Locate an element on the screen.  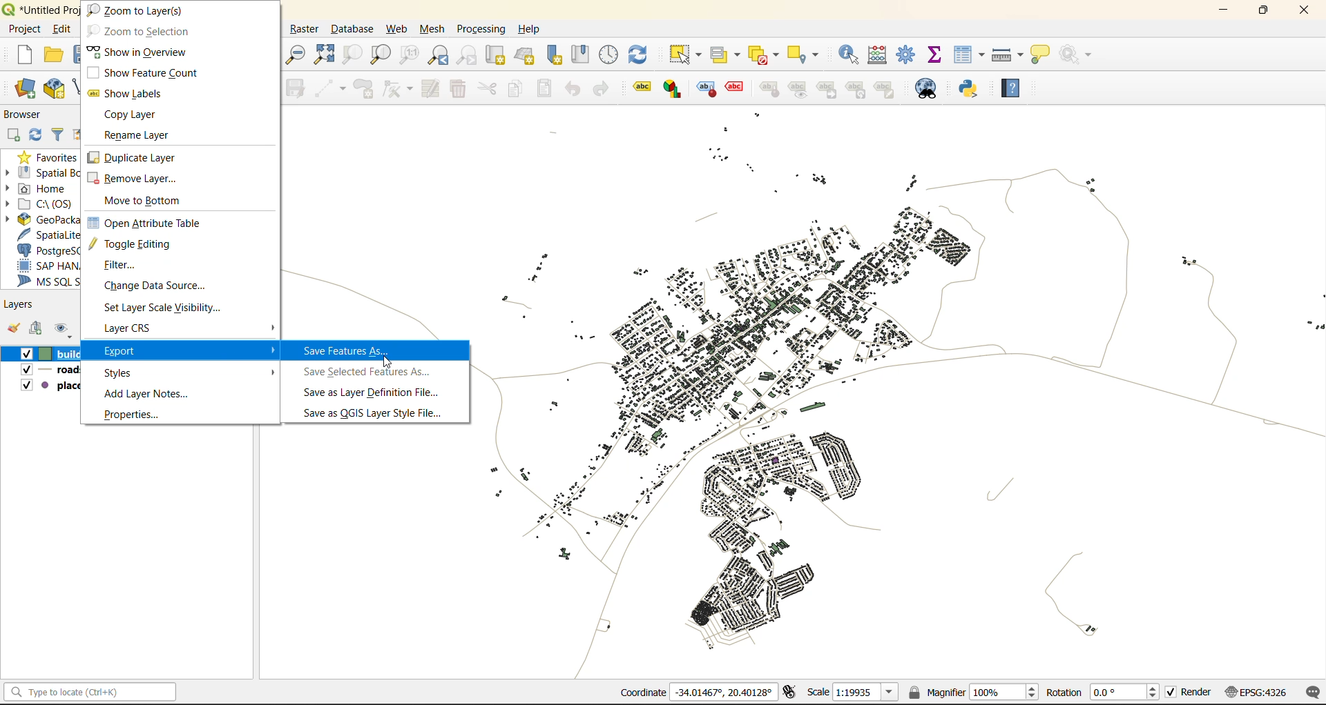
toggle display of unplaced is located at coordinates (736, 90).